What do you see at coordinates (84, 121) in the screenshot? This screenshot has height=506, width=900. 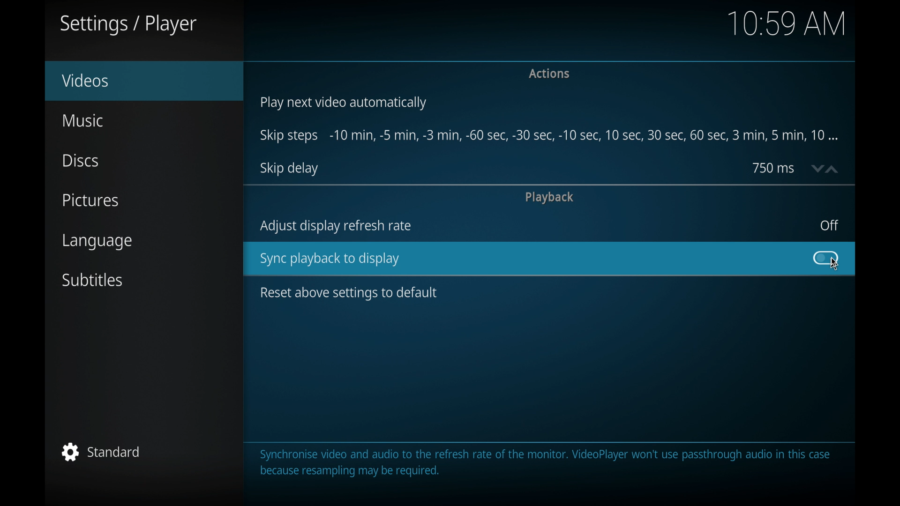 I see `music` at bounding box center [84, 121].